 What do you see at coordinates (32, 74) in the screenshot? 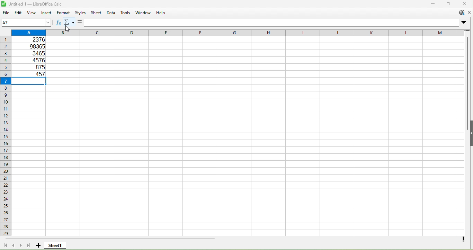
I see `457` at bounding box center [32, 74].